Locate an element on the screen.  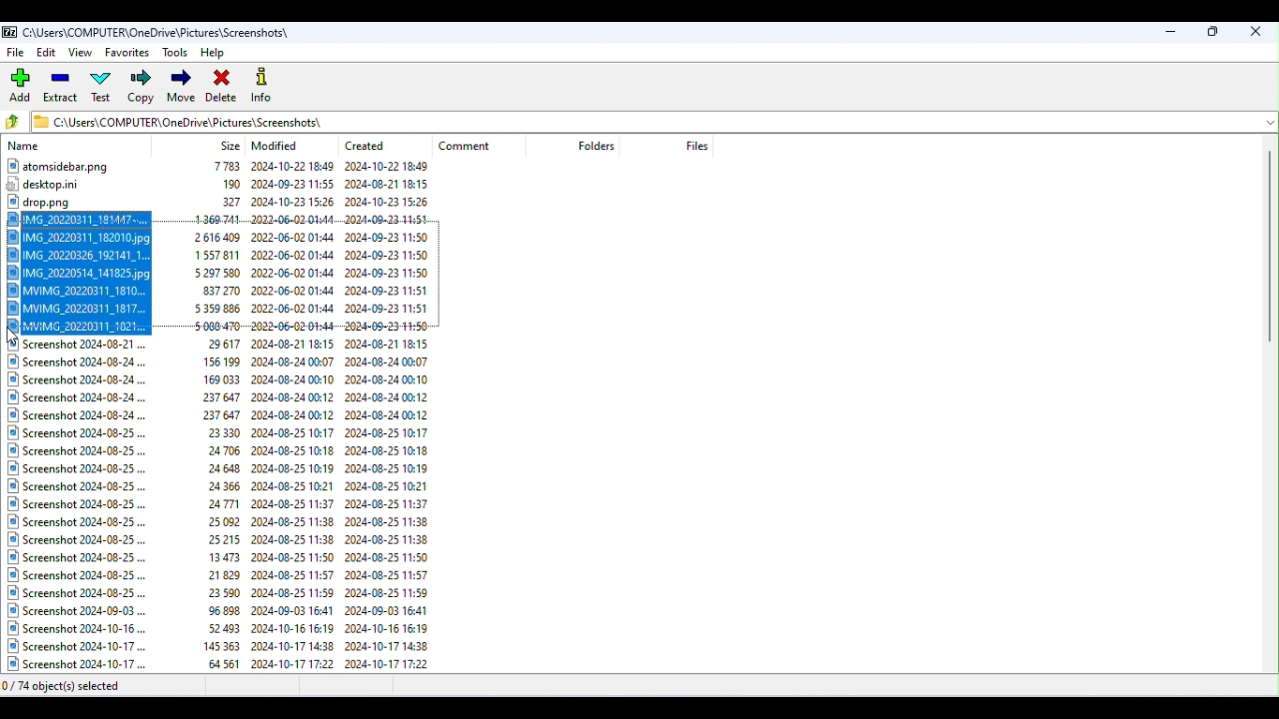
Copy is located at coordinates (142, 88).